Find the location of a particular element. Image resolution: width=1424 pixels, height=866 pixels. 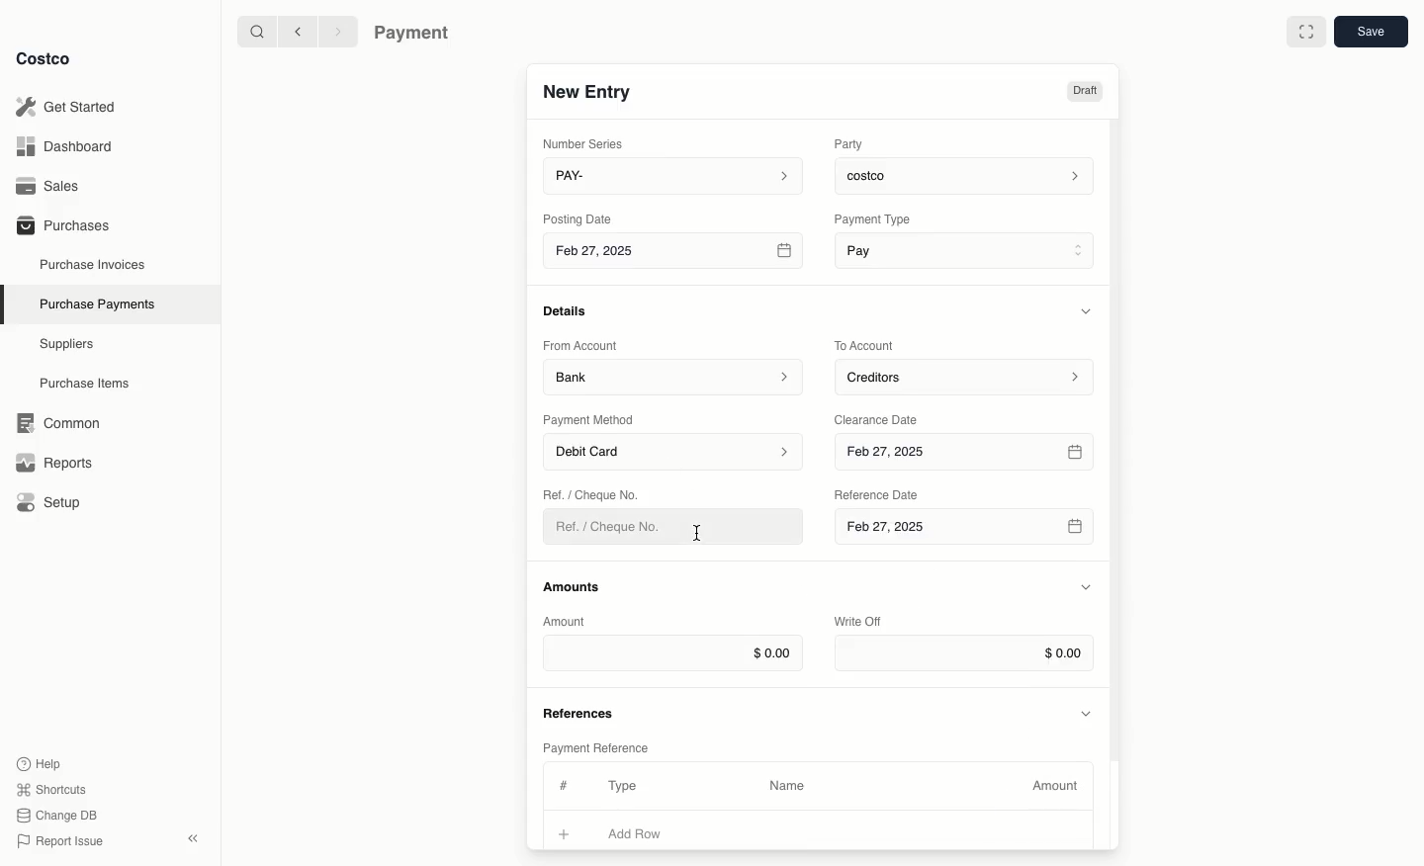

Get Started is located at coordinates (70, 107).